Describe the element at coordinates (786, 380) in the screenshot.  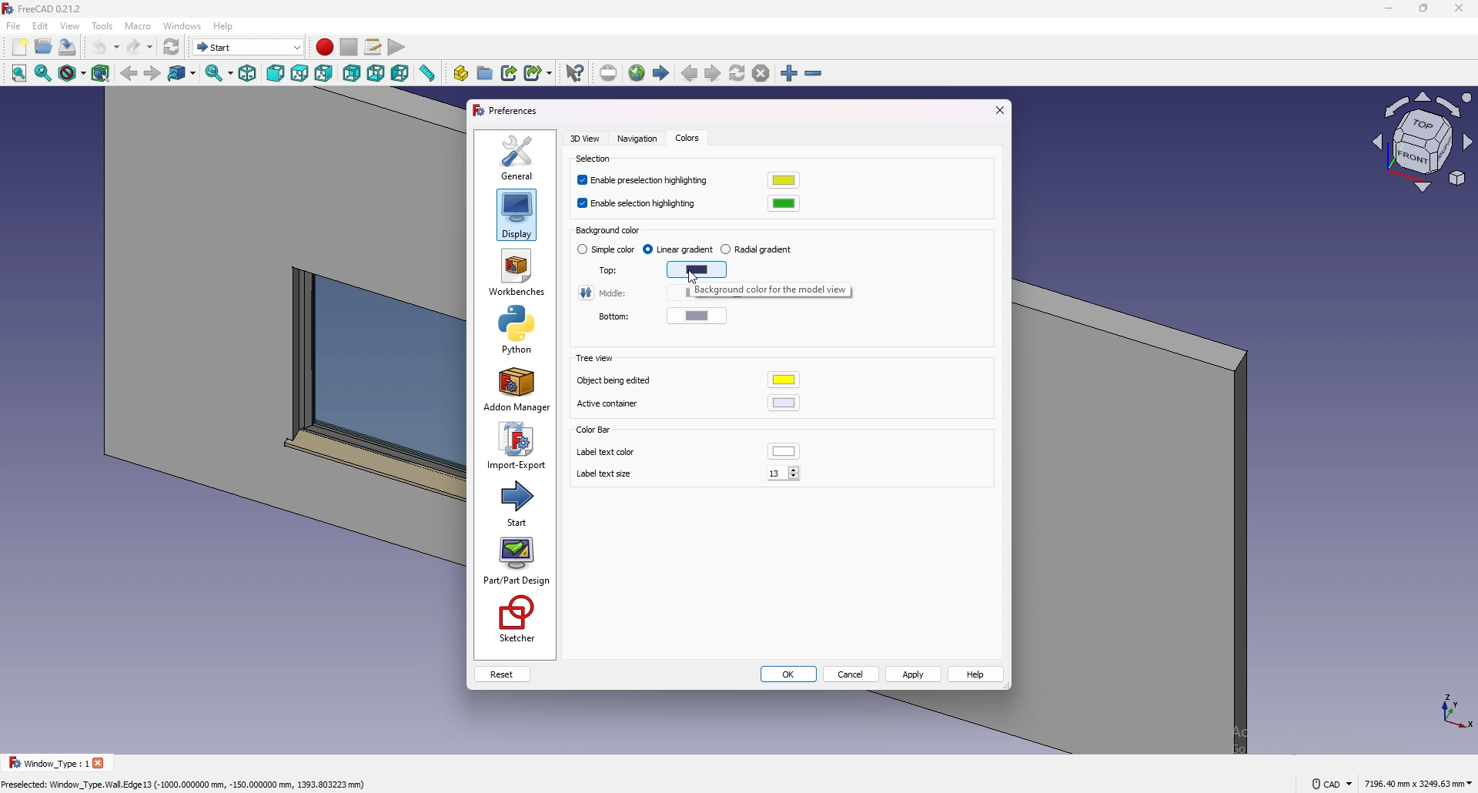
I see `object being edited color` at that location.